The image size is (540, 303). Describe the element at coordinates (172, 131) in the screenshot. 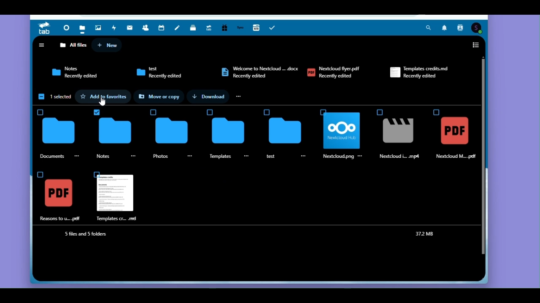

I see `Icon` at that location.